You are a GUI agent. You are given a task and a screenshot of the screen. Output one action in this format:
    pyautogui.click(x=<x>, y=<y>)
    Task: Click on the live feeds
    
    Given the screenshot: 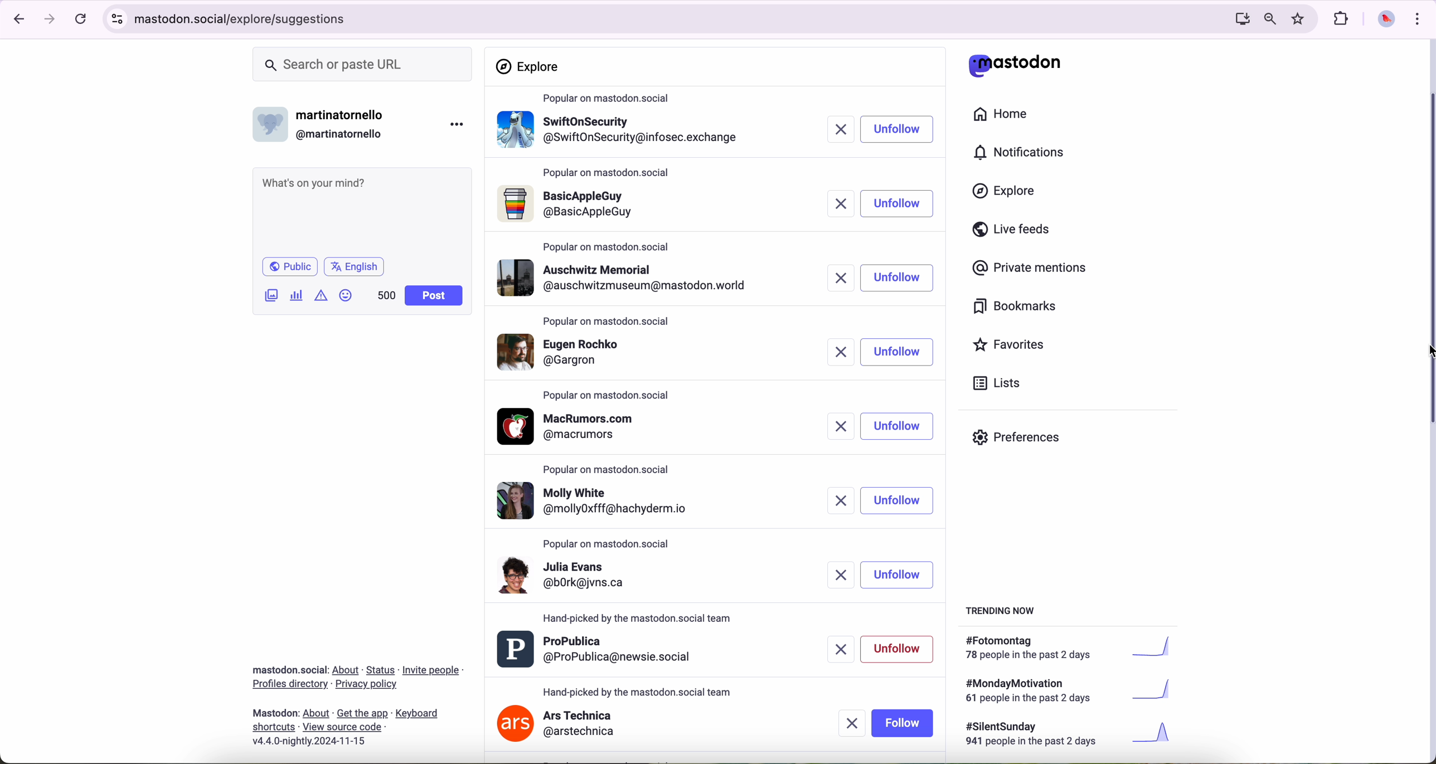 What is the action you would take?
    pyautogui.click(x=1015, y=232)
    